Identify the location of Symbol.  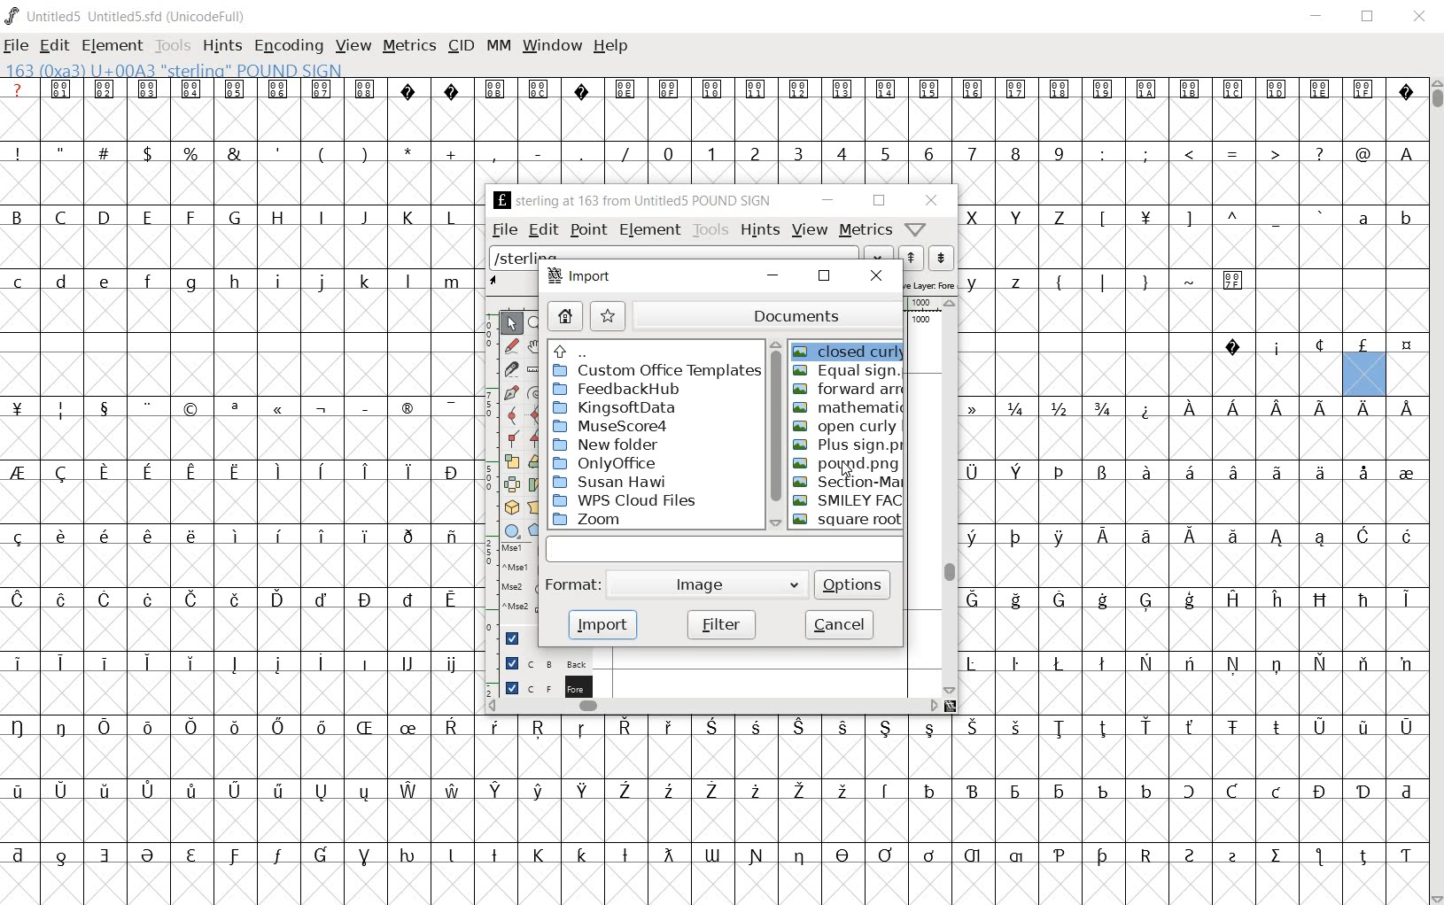
(930, 790).